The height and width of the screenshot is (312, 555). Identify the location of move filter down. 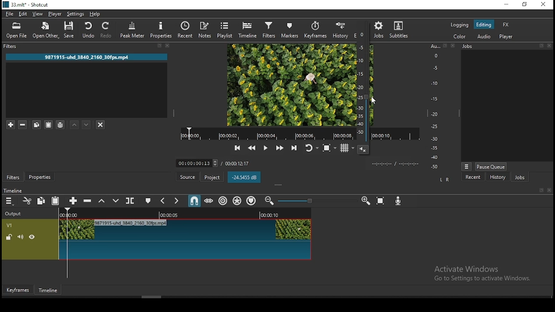
(87, 125).